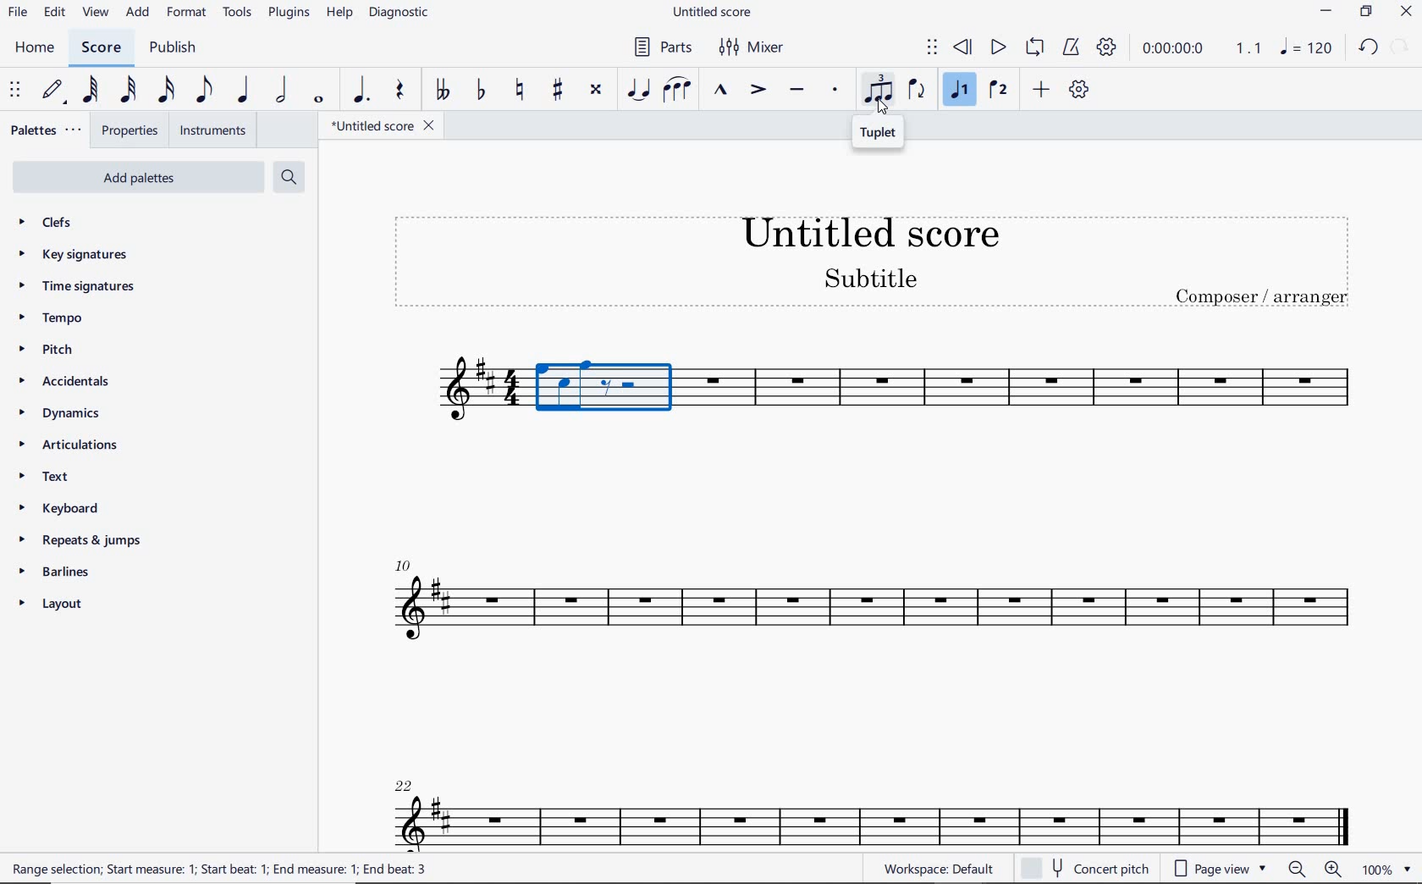  I want to click on INSTRUMENT: TENOR SAXOPHONE, so click(446, 395).